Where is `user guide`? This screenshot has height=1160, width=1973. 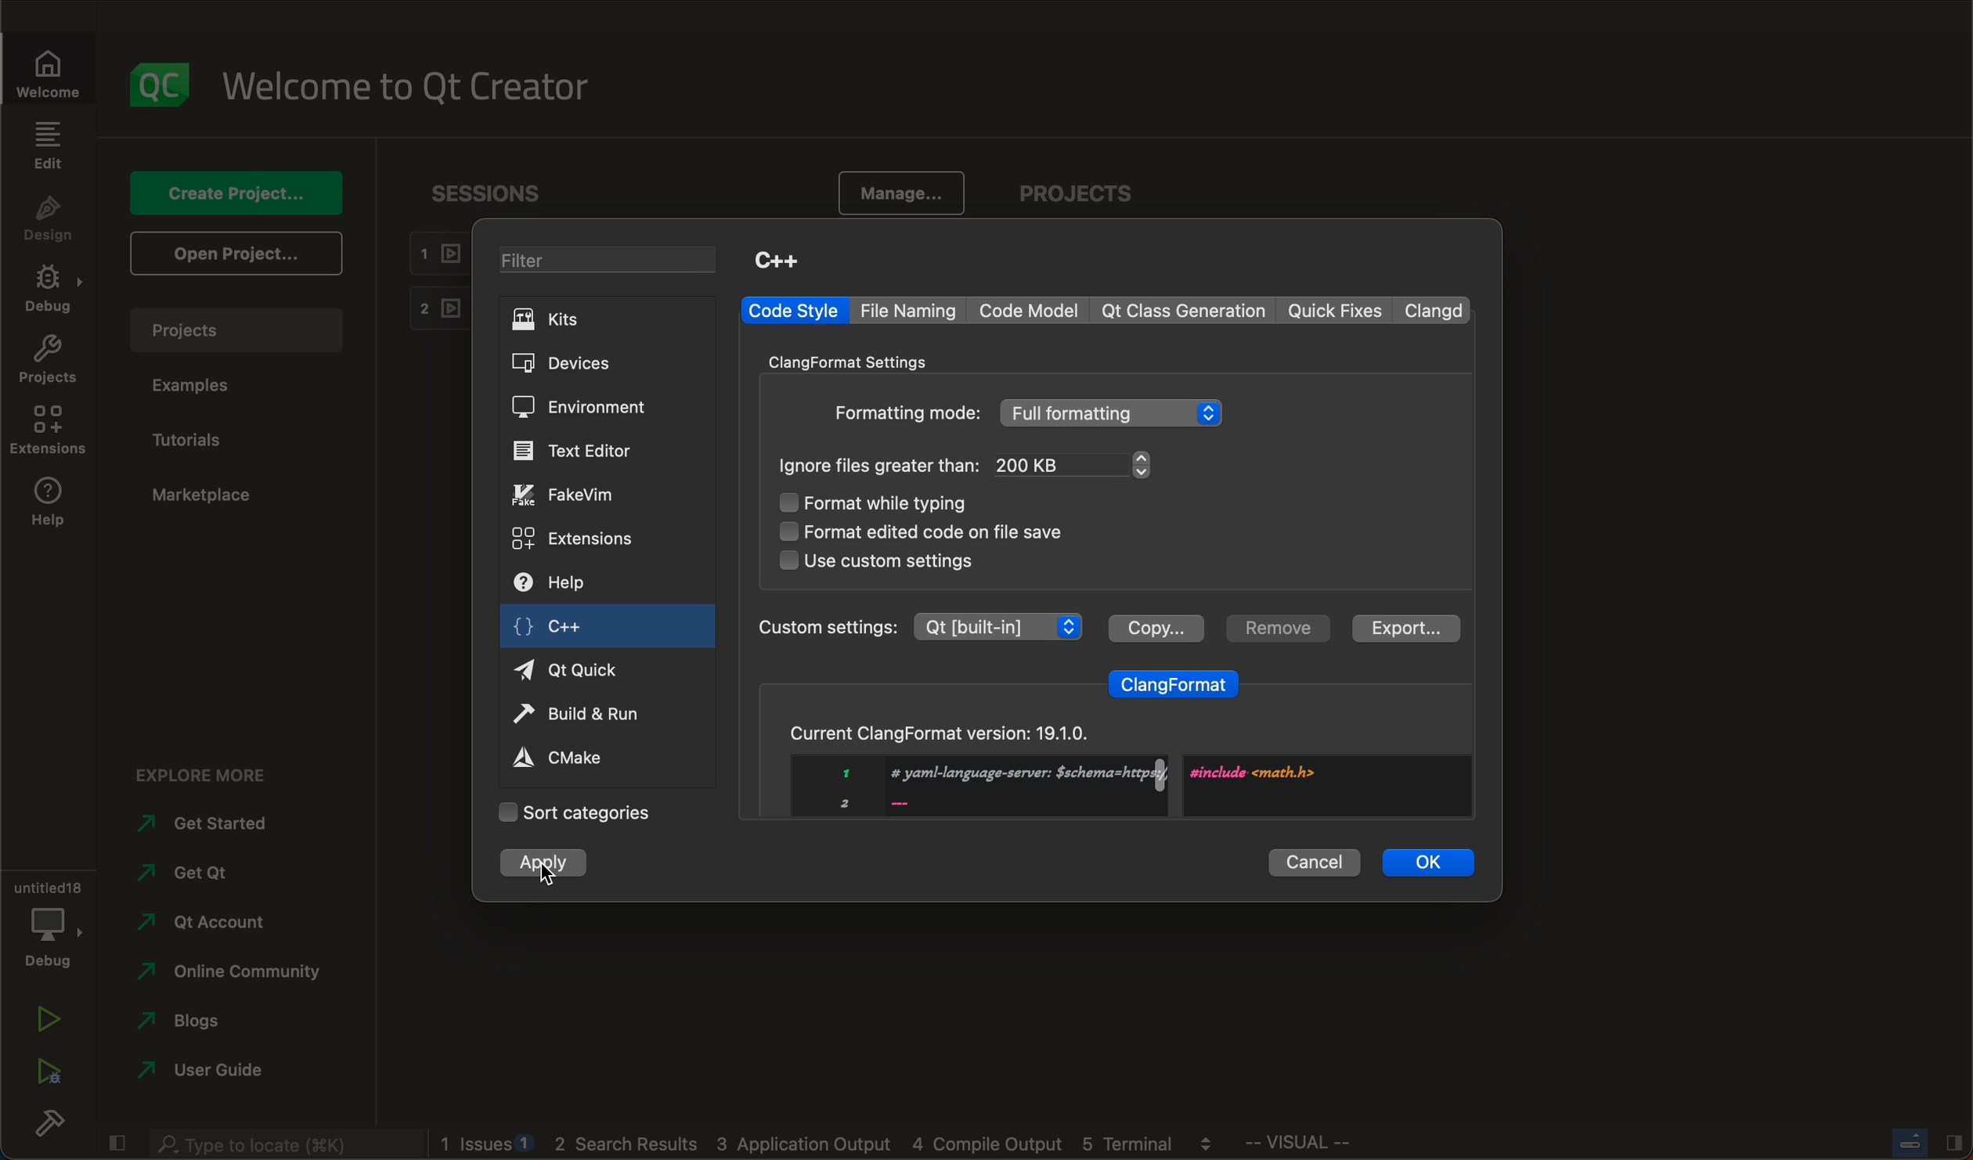
user guide is located at coordinates (205, 1073).